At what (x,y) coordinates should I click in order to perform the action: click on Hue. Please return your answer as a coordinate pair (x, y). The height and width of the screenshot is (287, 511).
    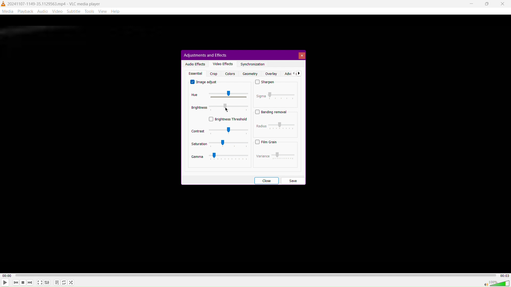
    Looking at the image, I should click on (217, 95).